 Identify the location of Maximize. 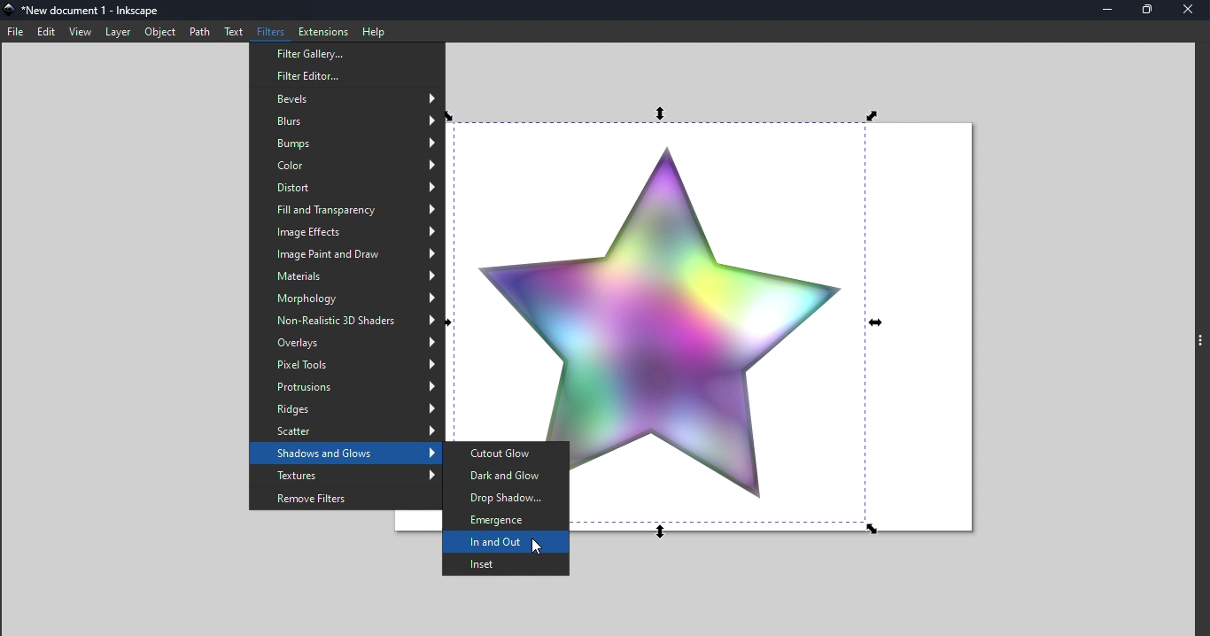
(1145, 11).